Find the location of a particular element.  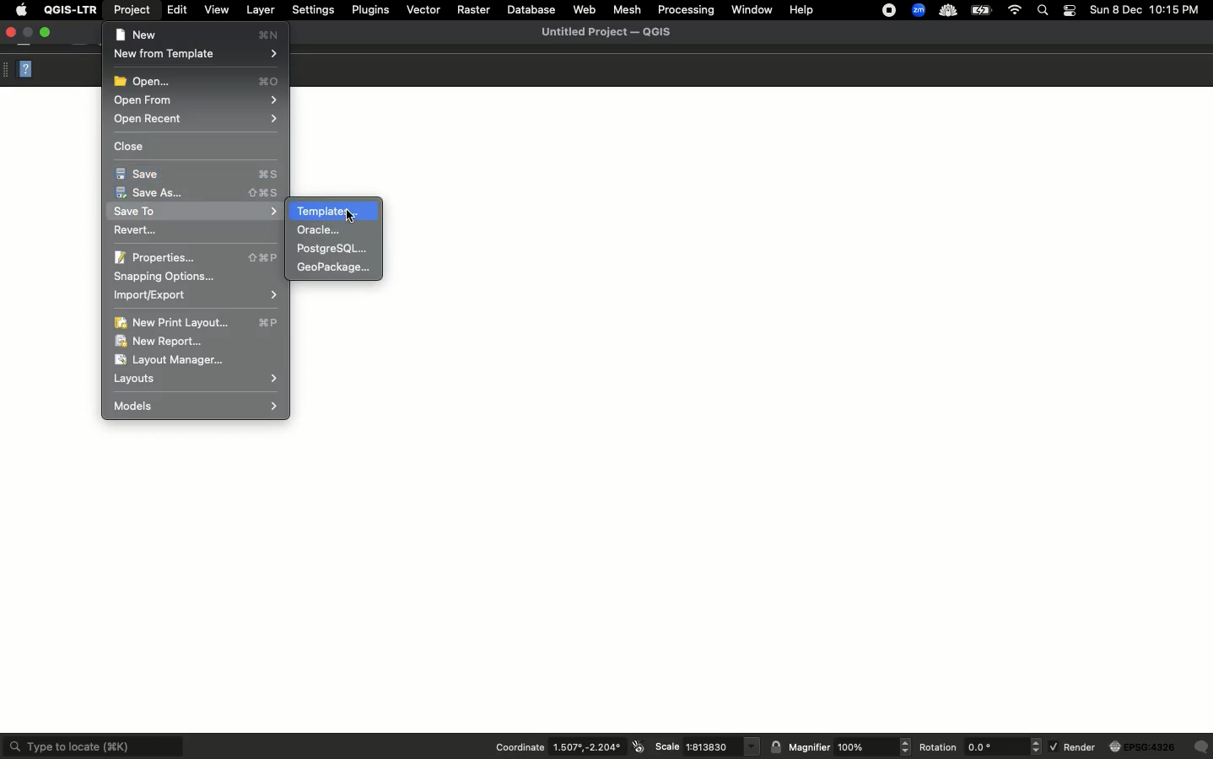

View is located at coordinates (216, 9).